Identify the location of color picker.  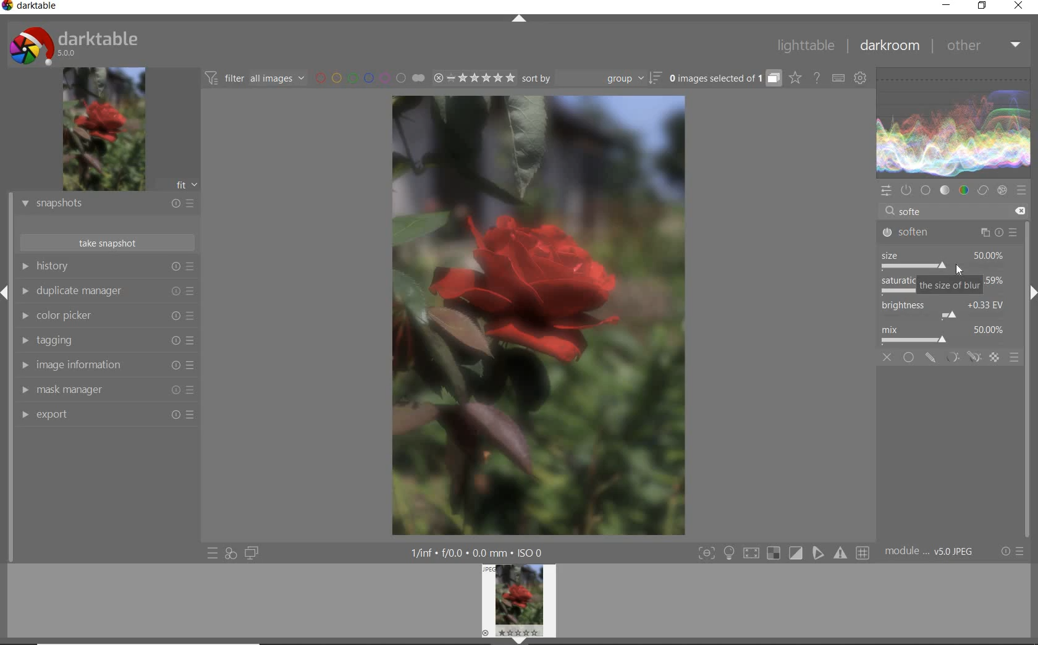
(107, 318).